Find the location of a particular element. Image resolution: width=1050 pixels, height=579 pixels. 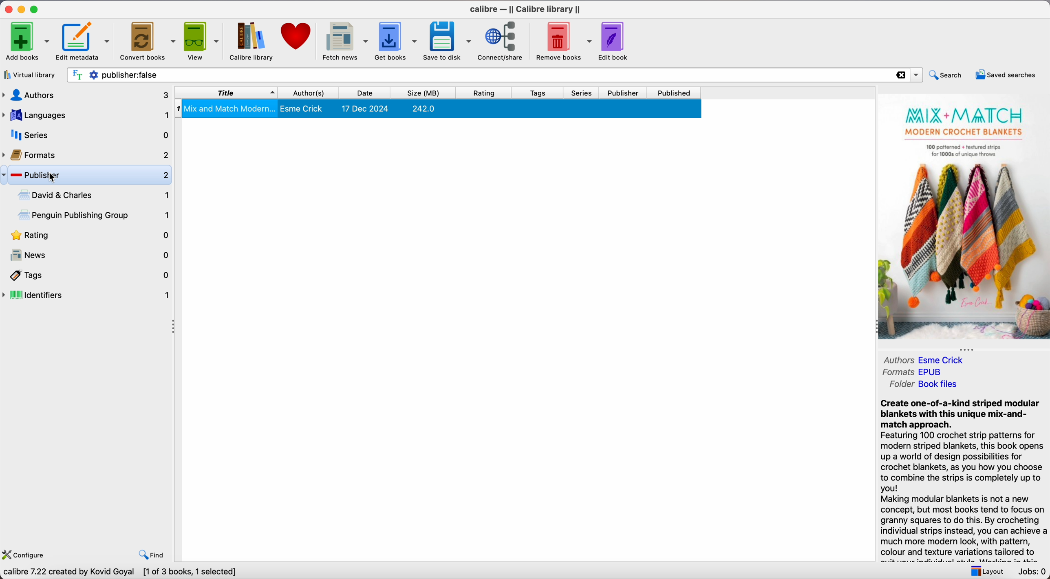

get books is located at coordinates (397, 41).